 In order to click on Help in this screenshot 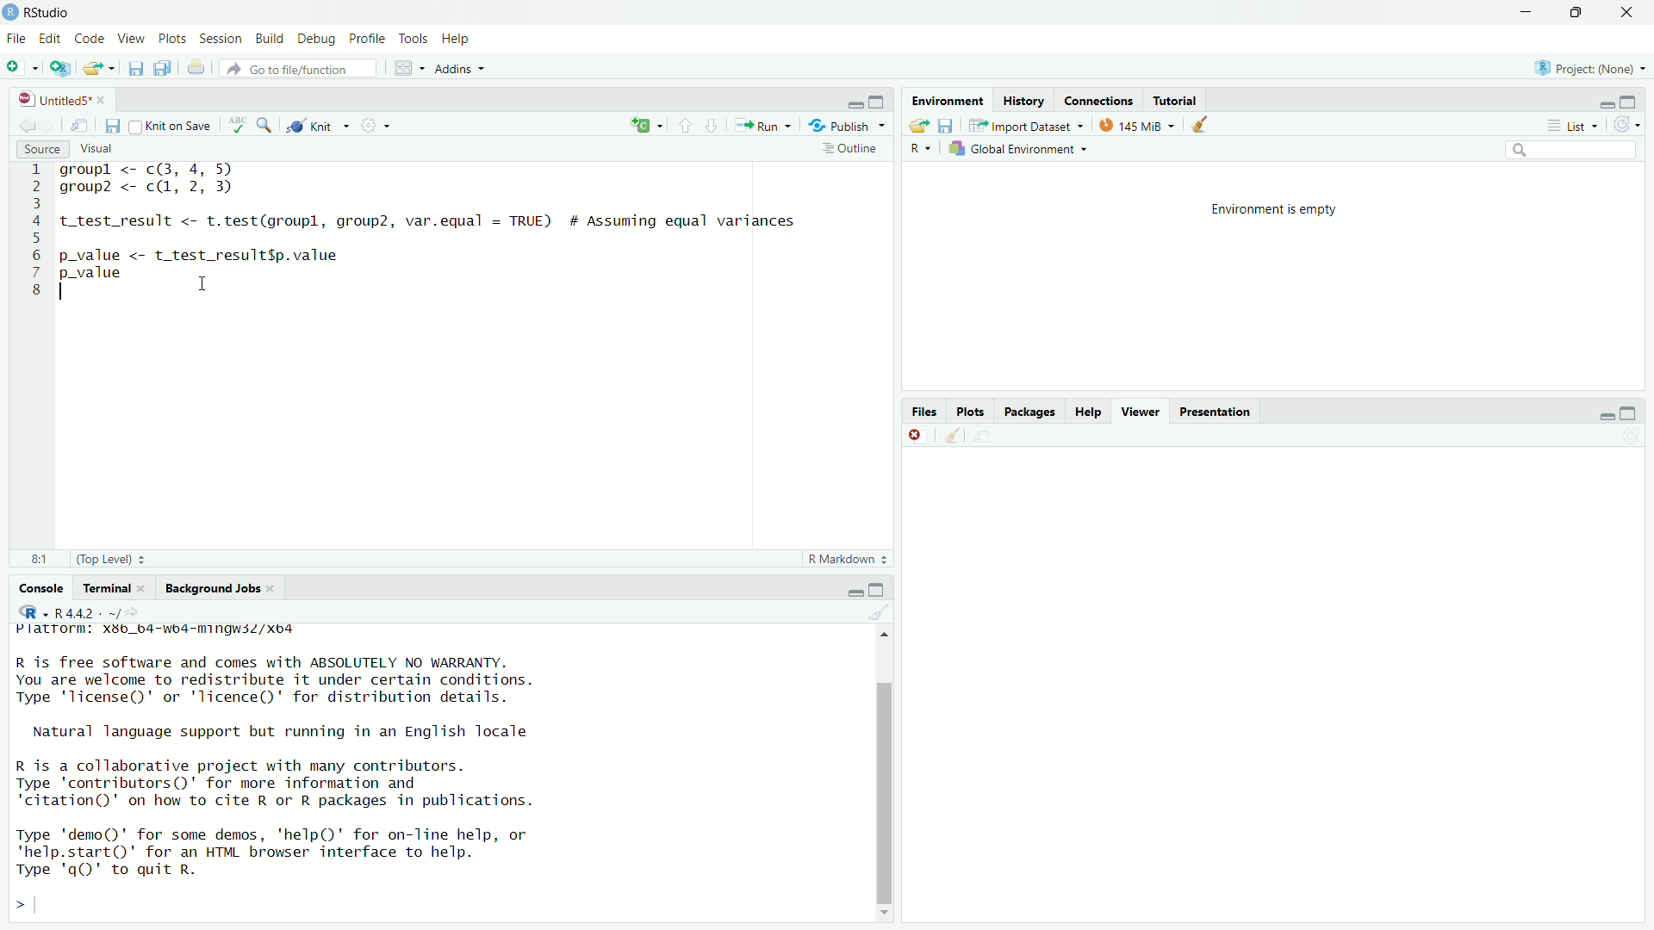, I will do `click(457, 37)`.